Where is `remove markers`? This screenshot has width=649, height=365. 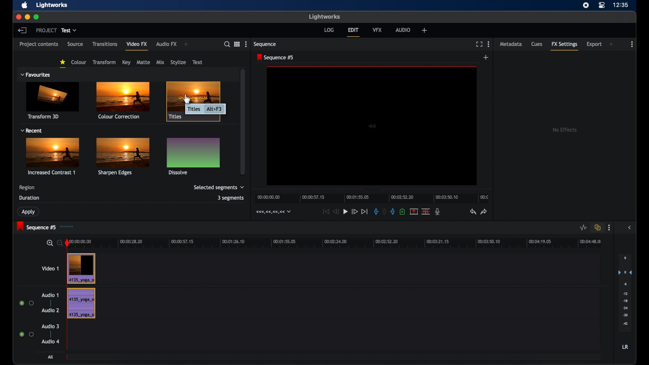
remove markers is located at coordinates (384, 212).